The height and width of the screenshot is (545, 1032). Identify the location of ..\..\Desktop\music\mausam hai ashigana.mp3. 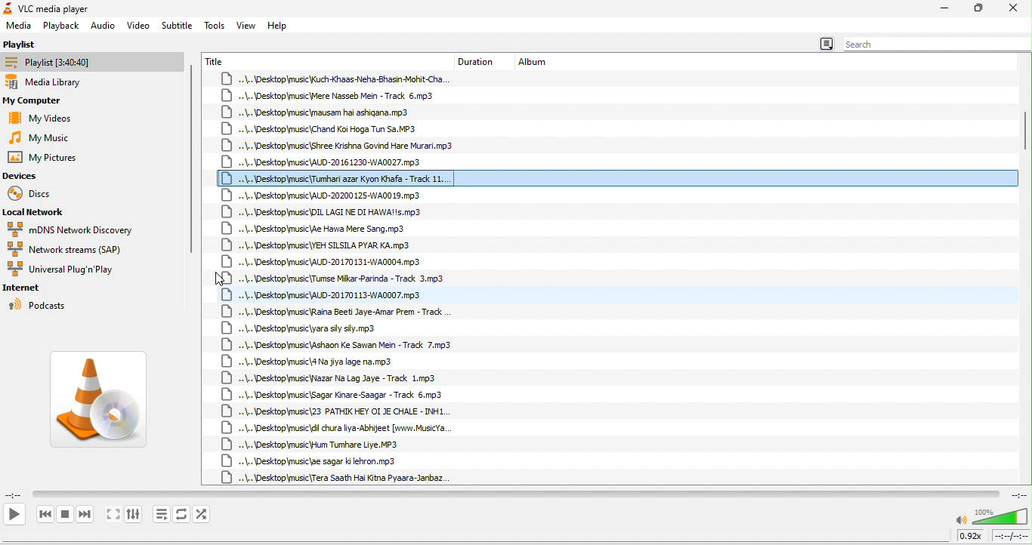
(329, 111).